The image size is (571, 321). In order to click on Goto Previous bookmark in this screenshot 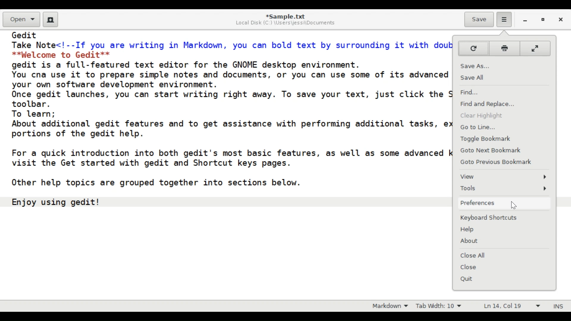, I will do `click(497, 162)`.